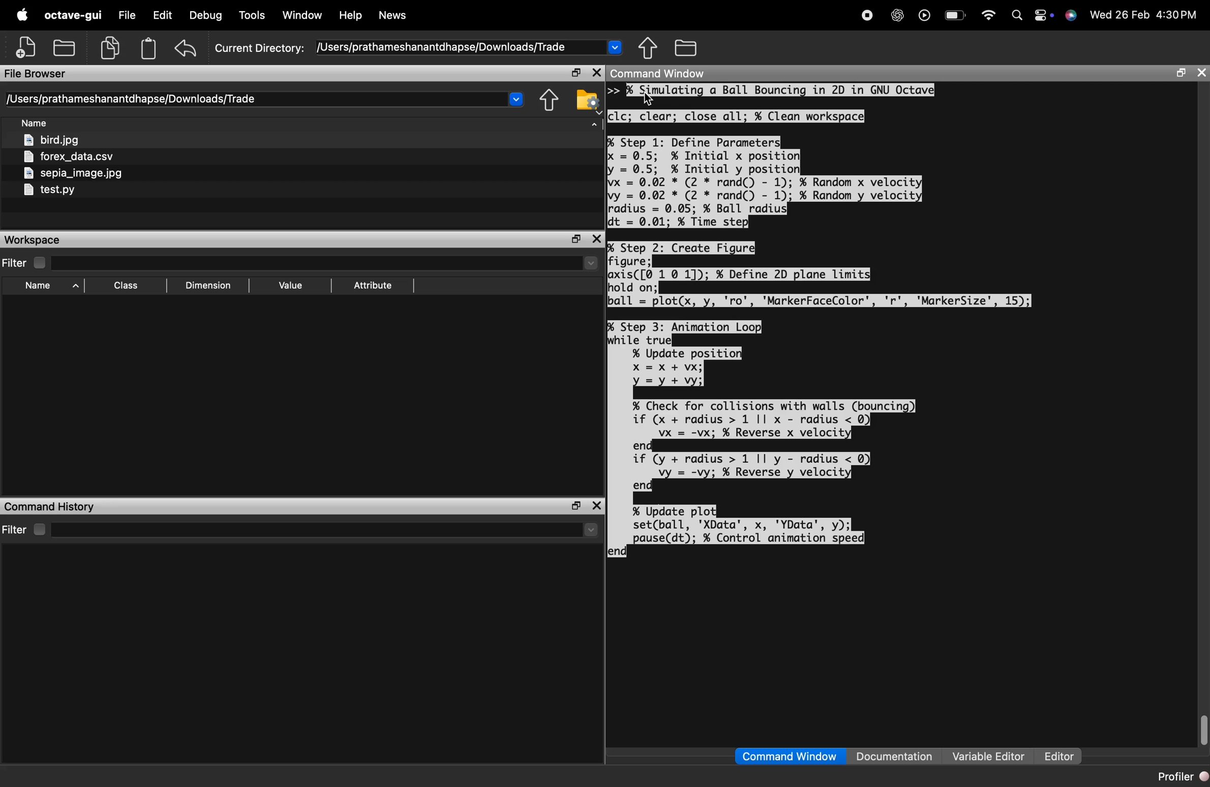 The image size is (1210, 787). What do you see at coordinates (148, 48) in the screenshot?
I see `Clipboard ` at bounding box center [148, 48].